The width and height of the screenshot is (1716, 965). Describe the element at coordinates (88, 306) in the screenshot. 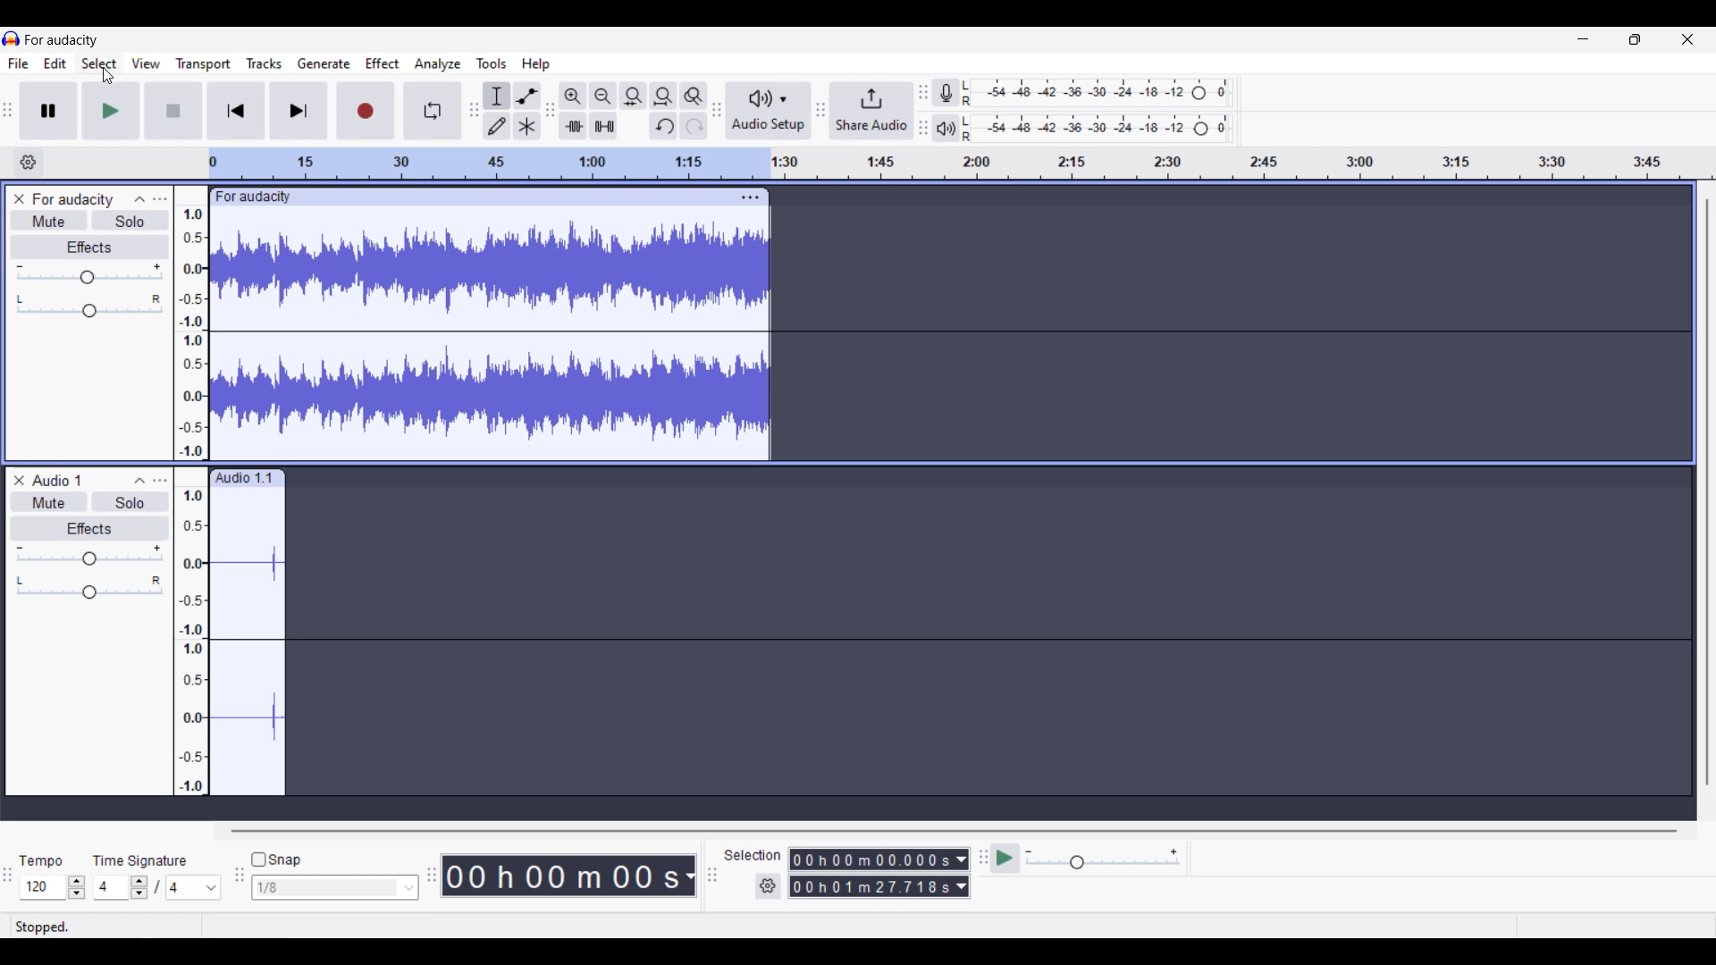

I see `Pan slider` at that location.